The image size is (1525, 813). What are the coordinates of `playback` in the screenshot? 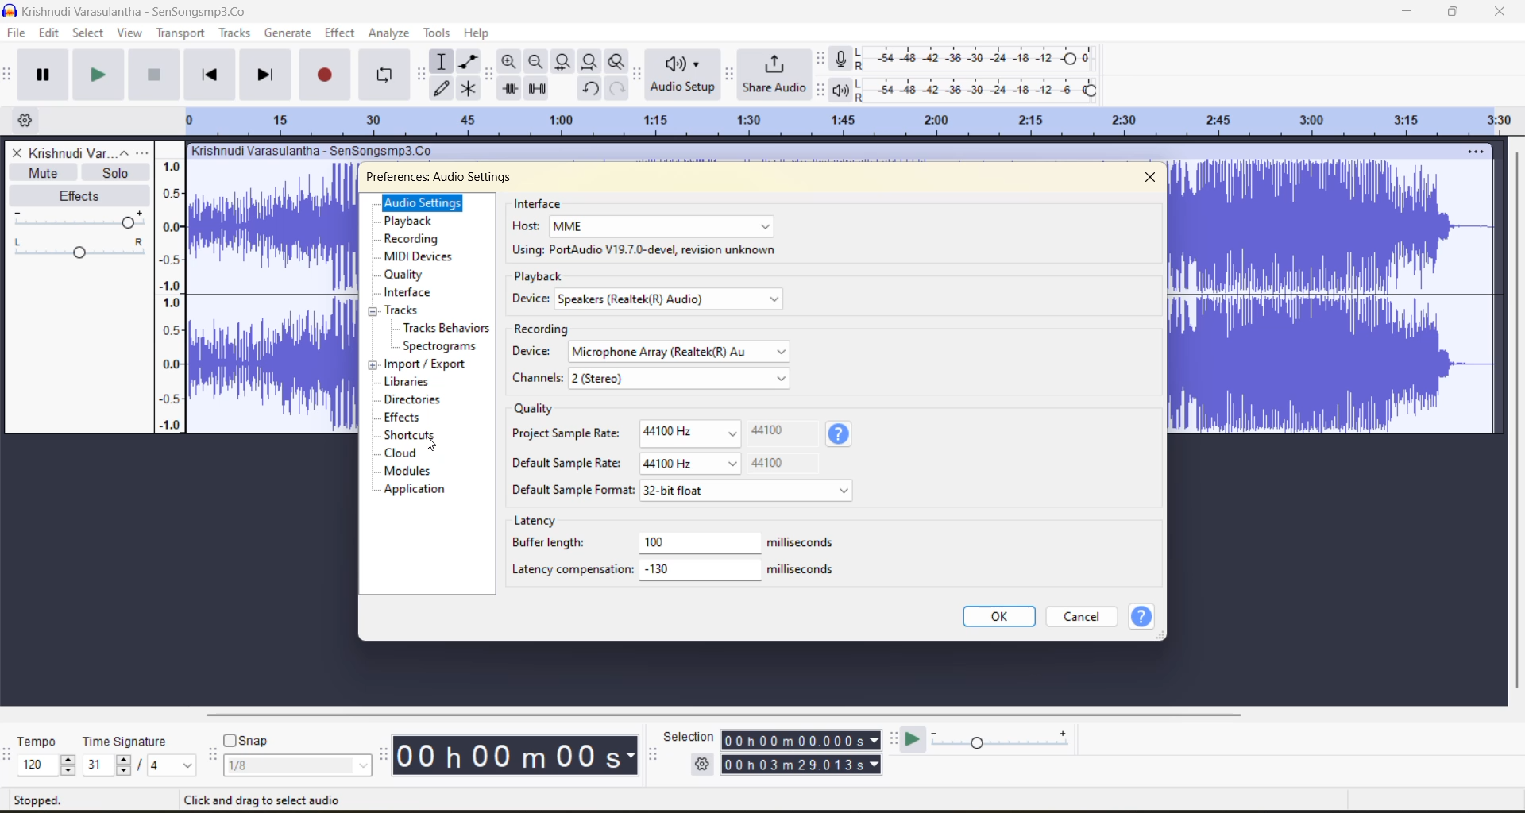 It's located at (415, 222).